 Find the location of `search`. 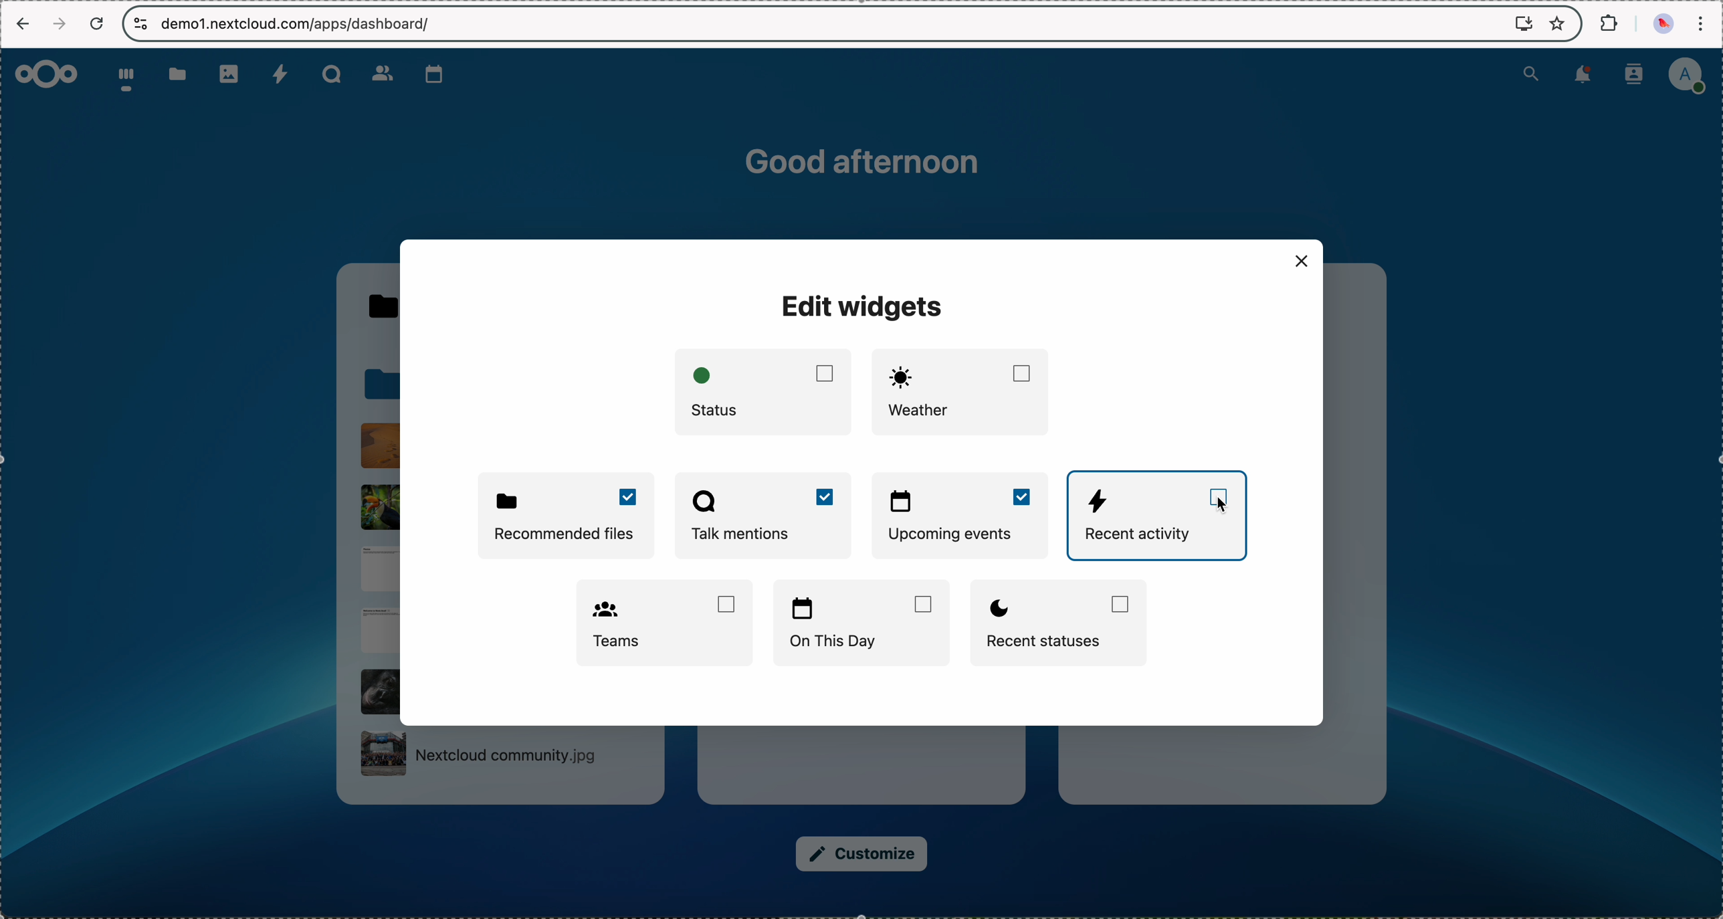

search is located at coordinates (1532, 73).